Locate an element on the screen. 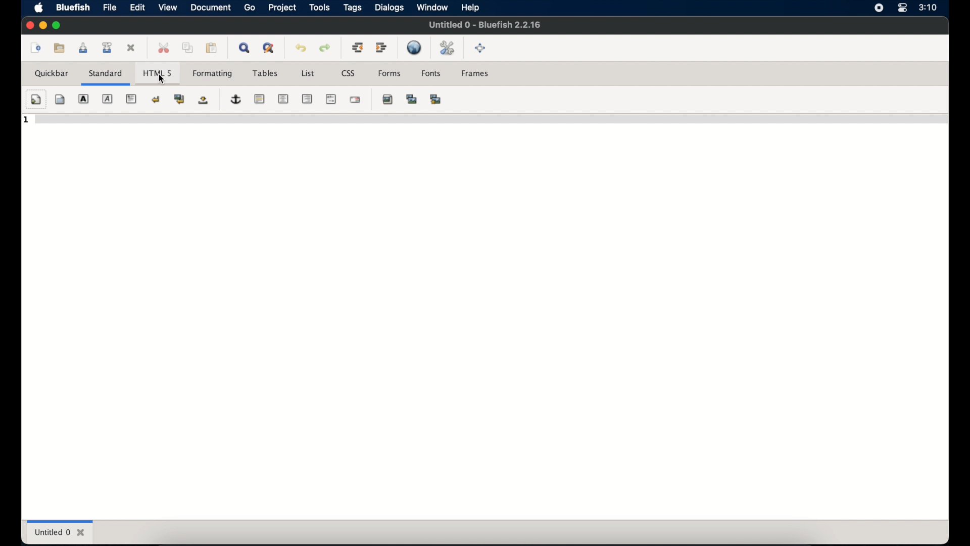 The height and width of the screenshot is (546, 970). copy is located at coordinates (187, 48).